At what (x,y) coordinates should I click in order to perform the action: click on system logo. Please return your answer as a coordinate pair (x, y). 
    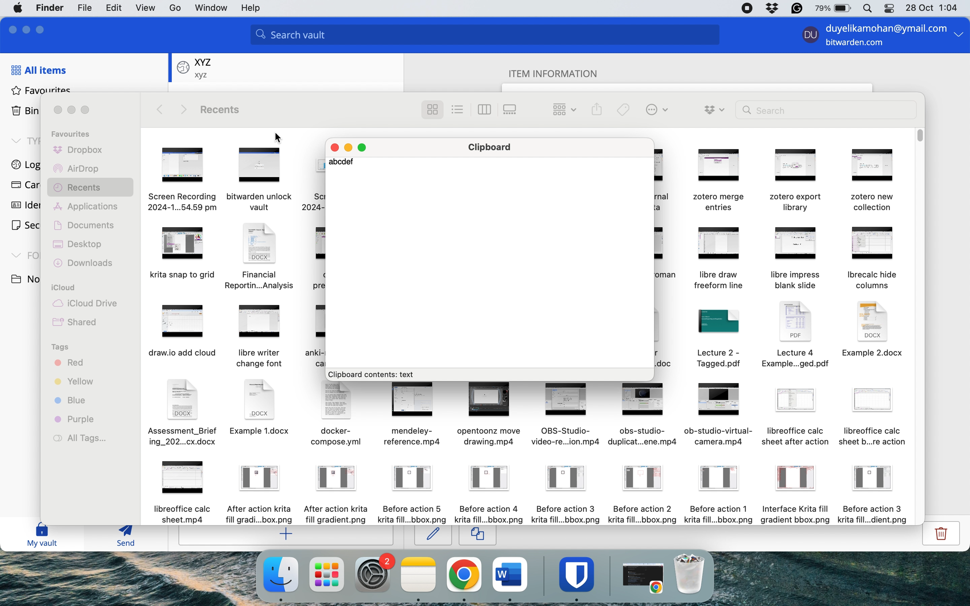
    Looking at the image, I should click on (19, 7).